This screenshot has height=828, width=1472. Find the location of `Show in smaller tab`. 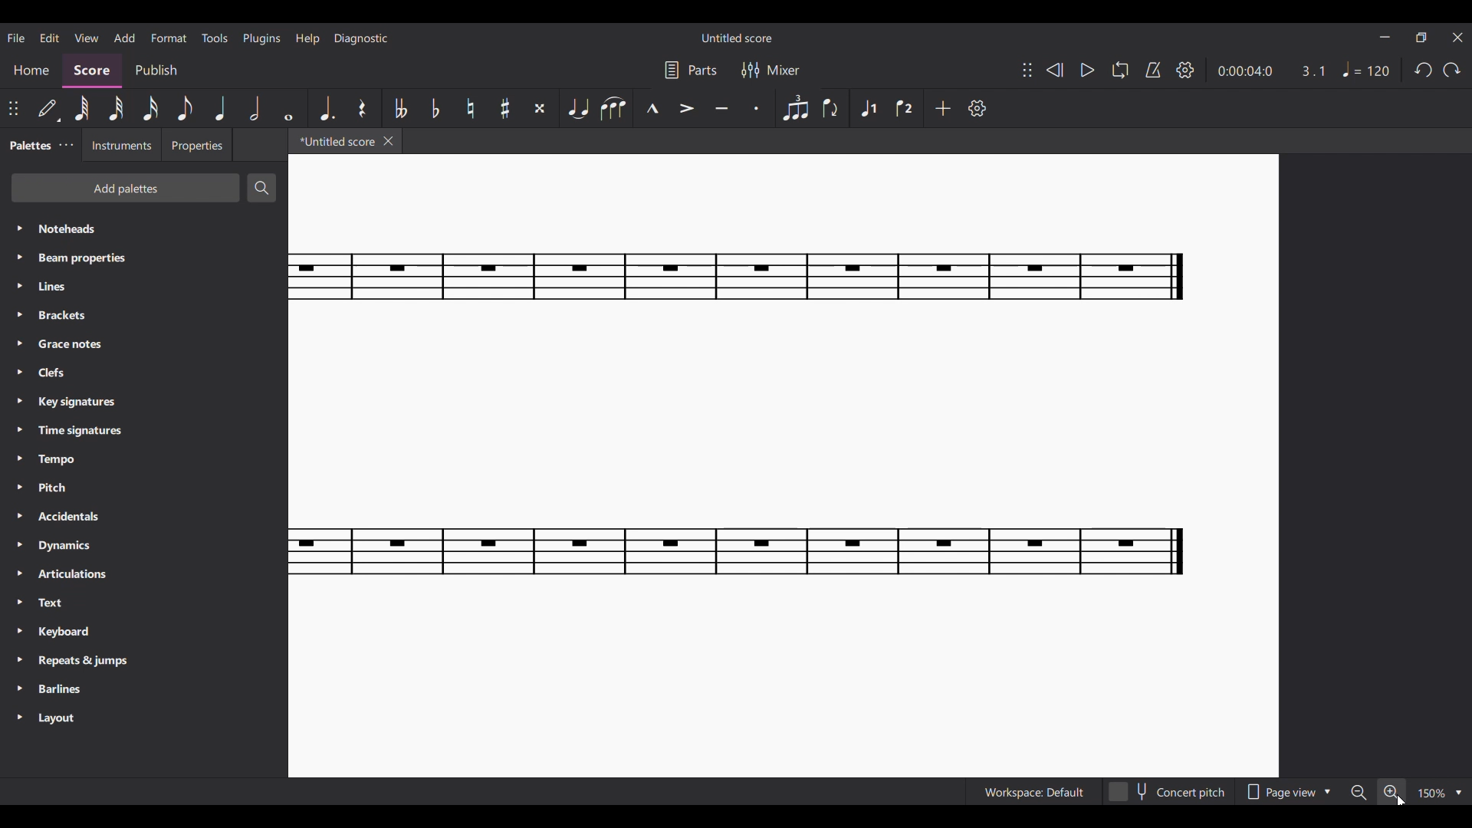

Show in smaller tab is located at coordinates (1421, 38).